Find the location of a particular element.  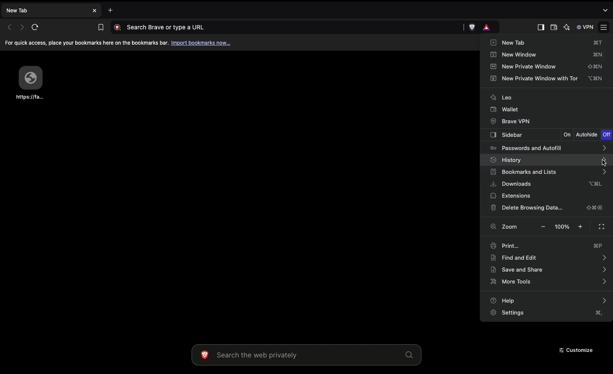

New window is located at coordinates (543, 56).